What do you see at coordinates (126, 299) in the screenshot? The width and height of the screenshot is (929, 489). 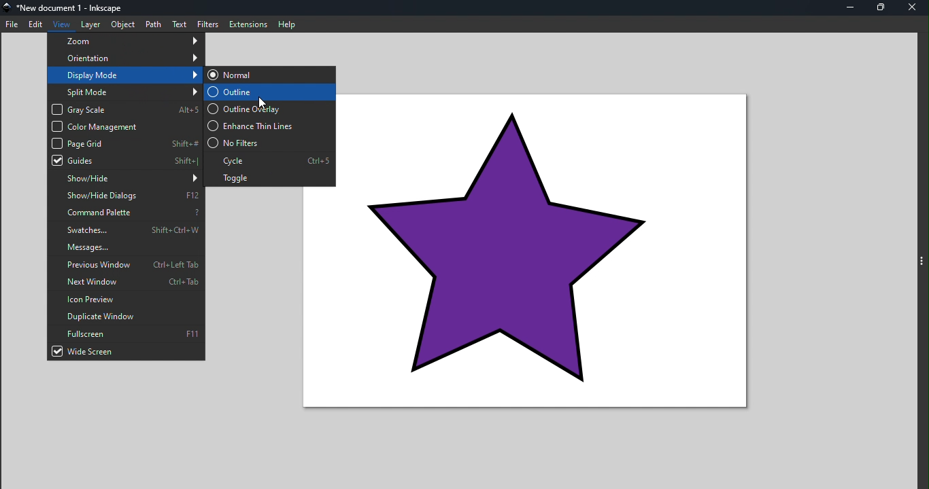 I see `Icon preview` at bounding box center [126, 299].